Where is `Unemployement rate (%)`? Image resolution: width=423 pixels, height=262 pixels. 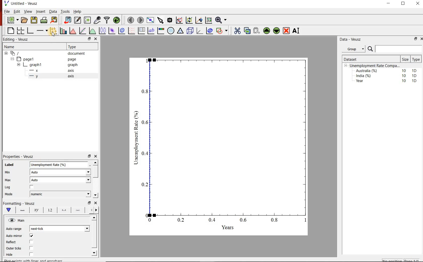
Unemployement rate (%) is located at coordinates (60, 165).